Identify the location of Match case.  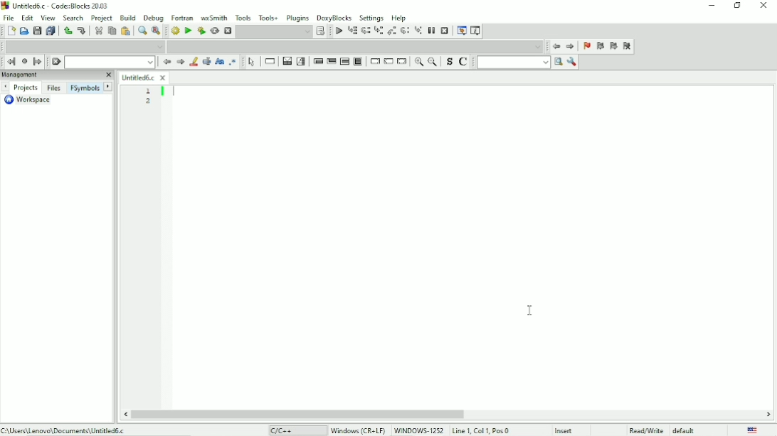
(219, 62).